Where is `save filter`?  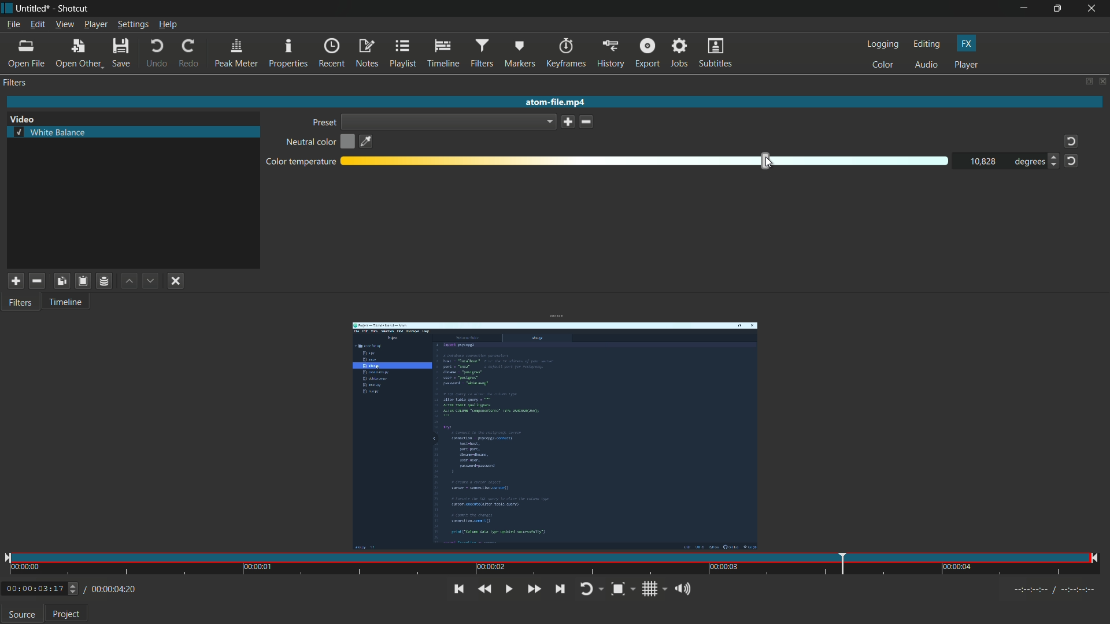
save filter is located at coordinates (82, 281).